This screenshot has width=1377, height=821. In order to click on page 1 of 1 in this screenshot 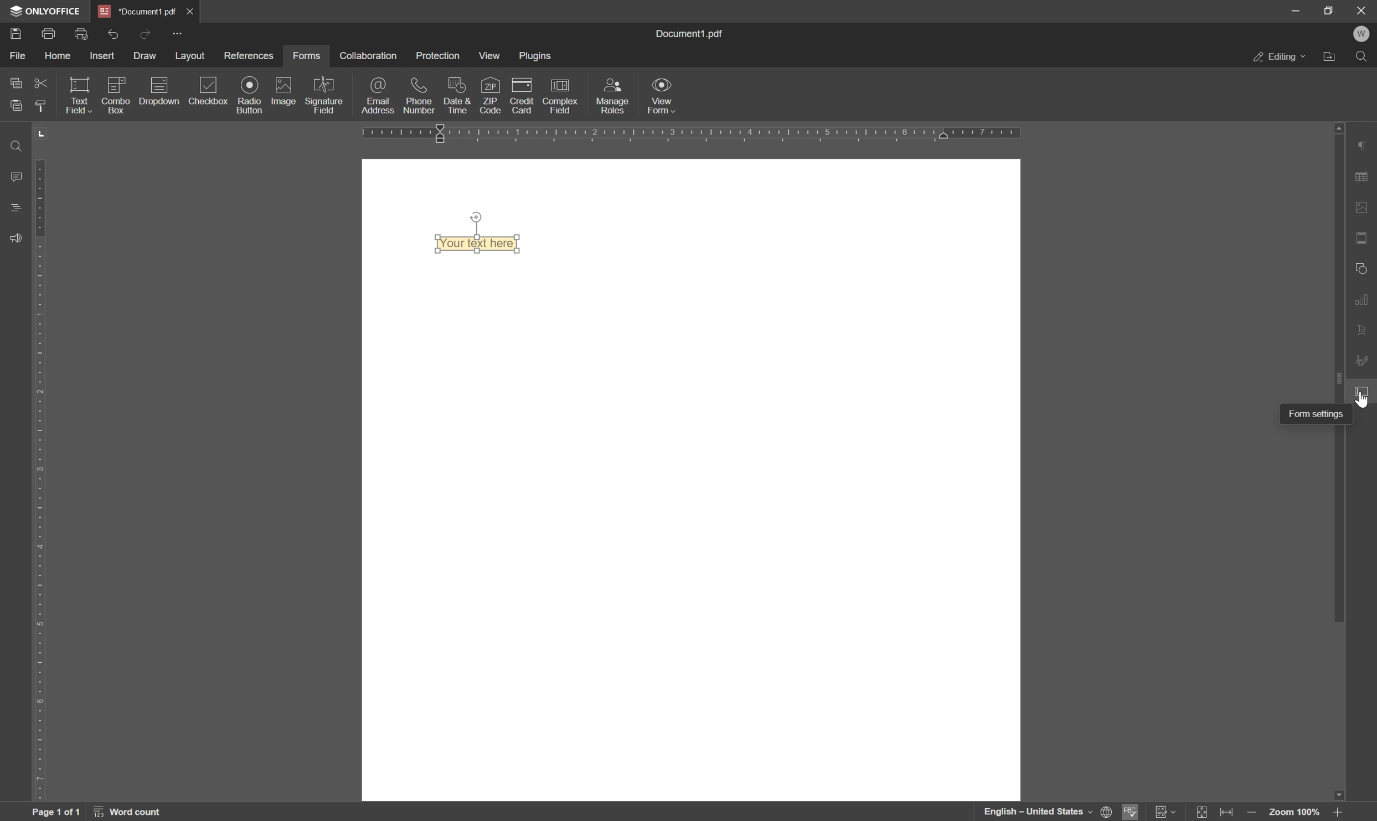, I will do `click(55, 812)`.